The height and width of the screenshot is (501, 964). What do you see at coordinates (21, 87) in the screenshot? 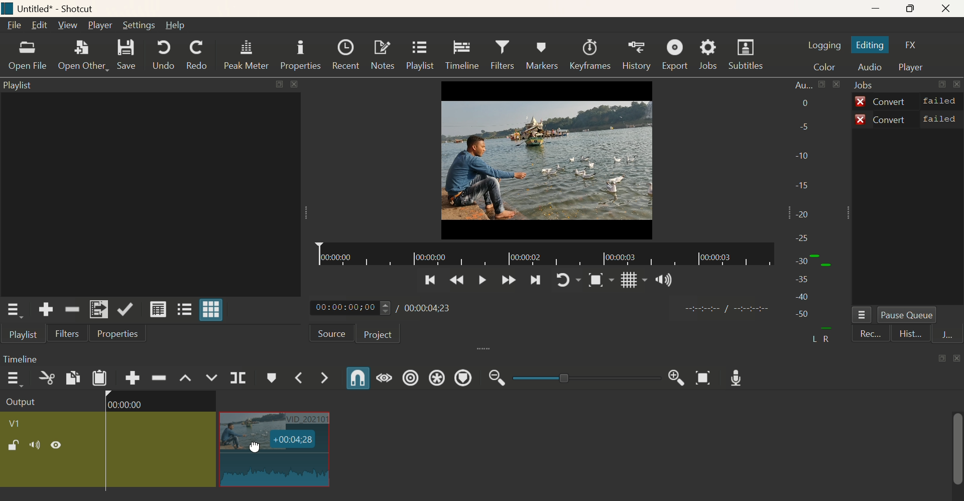
I see `Playlist` at bounding box center [21, 87].